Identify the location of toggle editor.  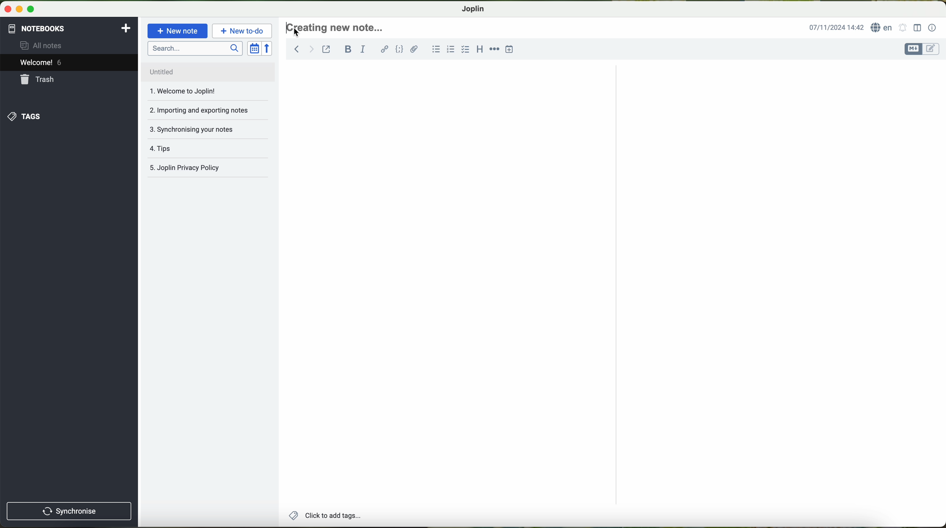
(922, 48).